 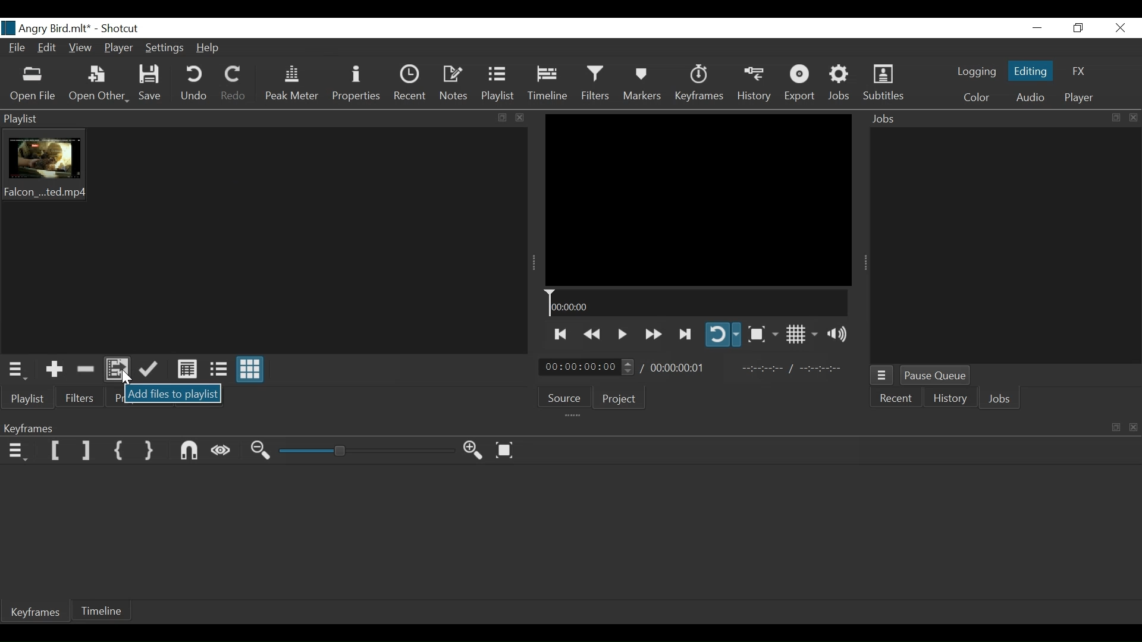 What do you see at coordinates (86, 369) in the screenshot?
I see `Remove cut` at bounding box center [86, 369].